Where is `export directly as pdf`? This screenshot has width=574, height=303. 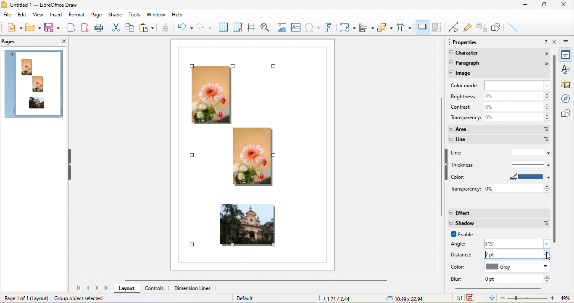 export directly as pdf is located at coordinates (85, 28).